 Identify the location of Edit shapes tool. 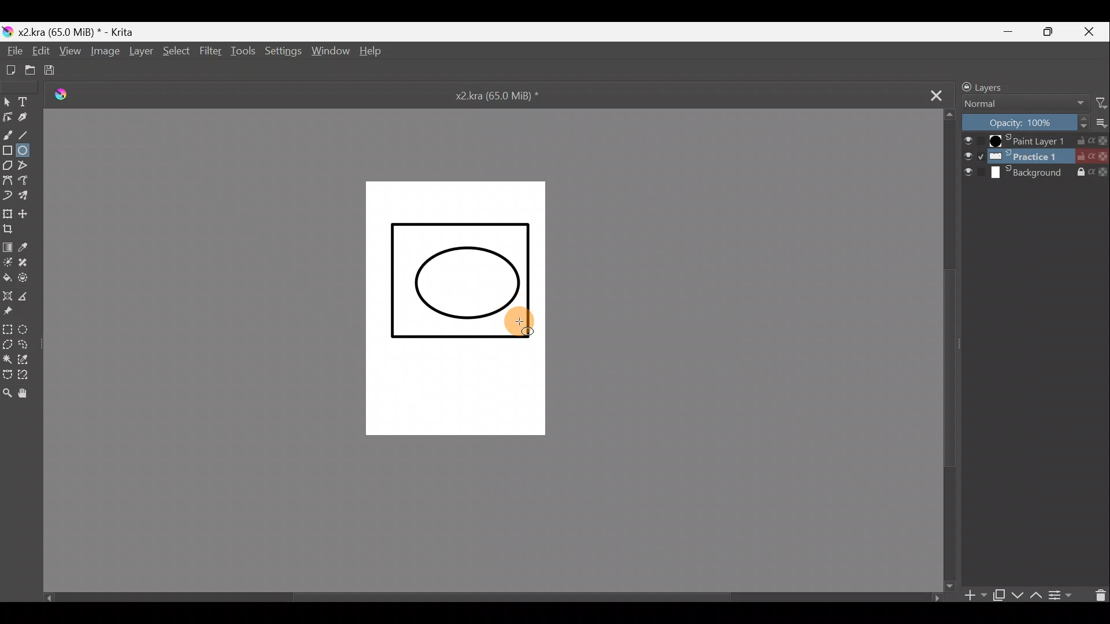
(8, 118).